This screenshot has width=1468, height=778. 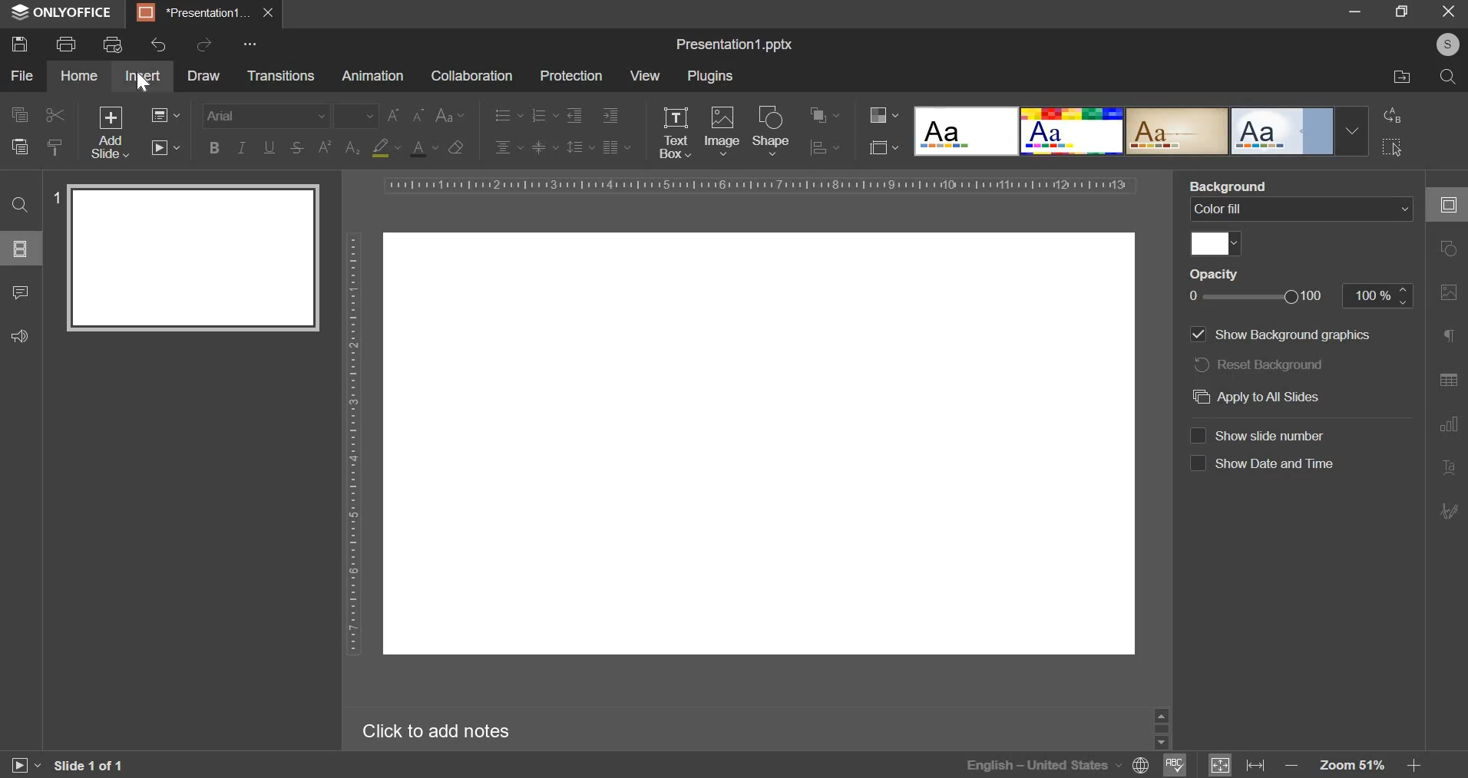 I want to click on decrease font size, so click(x=418, y=116).